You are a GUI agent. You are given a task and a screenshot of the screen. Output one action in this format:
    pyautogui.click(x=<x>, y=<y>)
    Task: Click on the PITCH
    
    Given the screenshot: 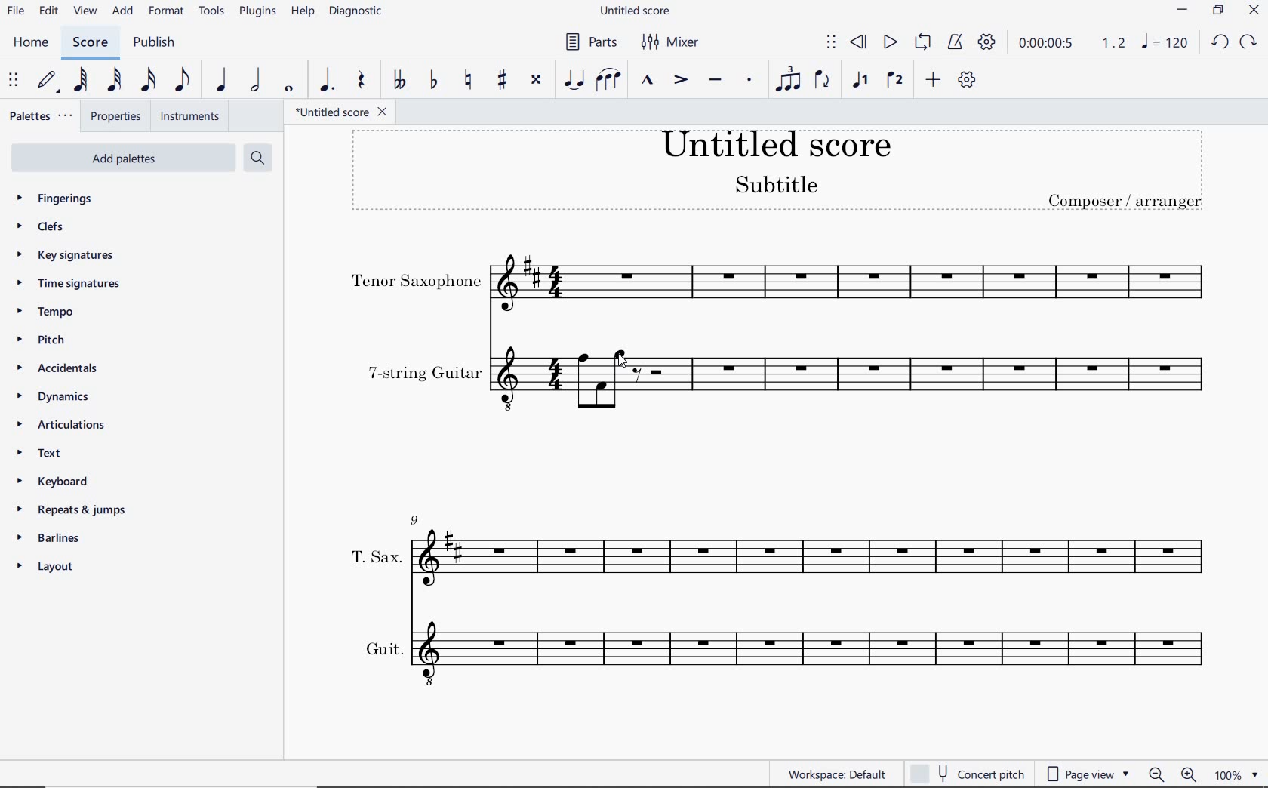 What is the action you would take?
    pyautogui.click(x=58, y=340)
    